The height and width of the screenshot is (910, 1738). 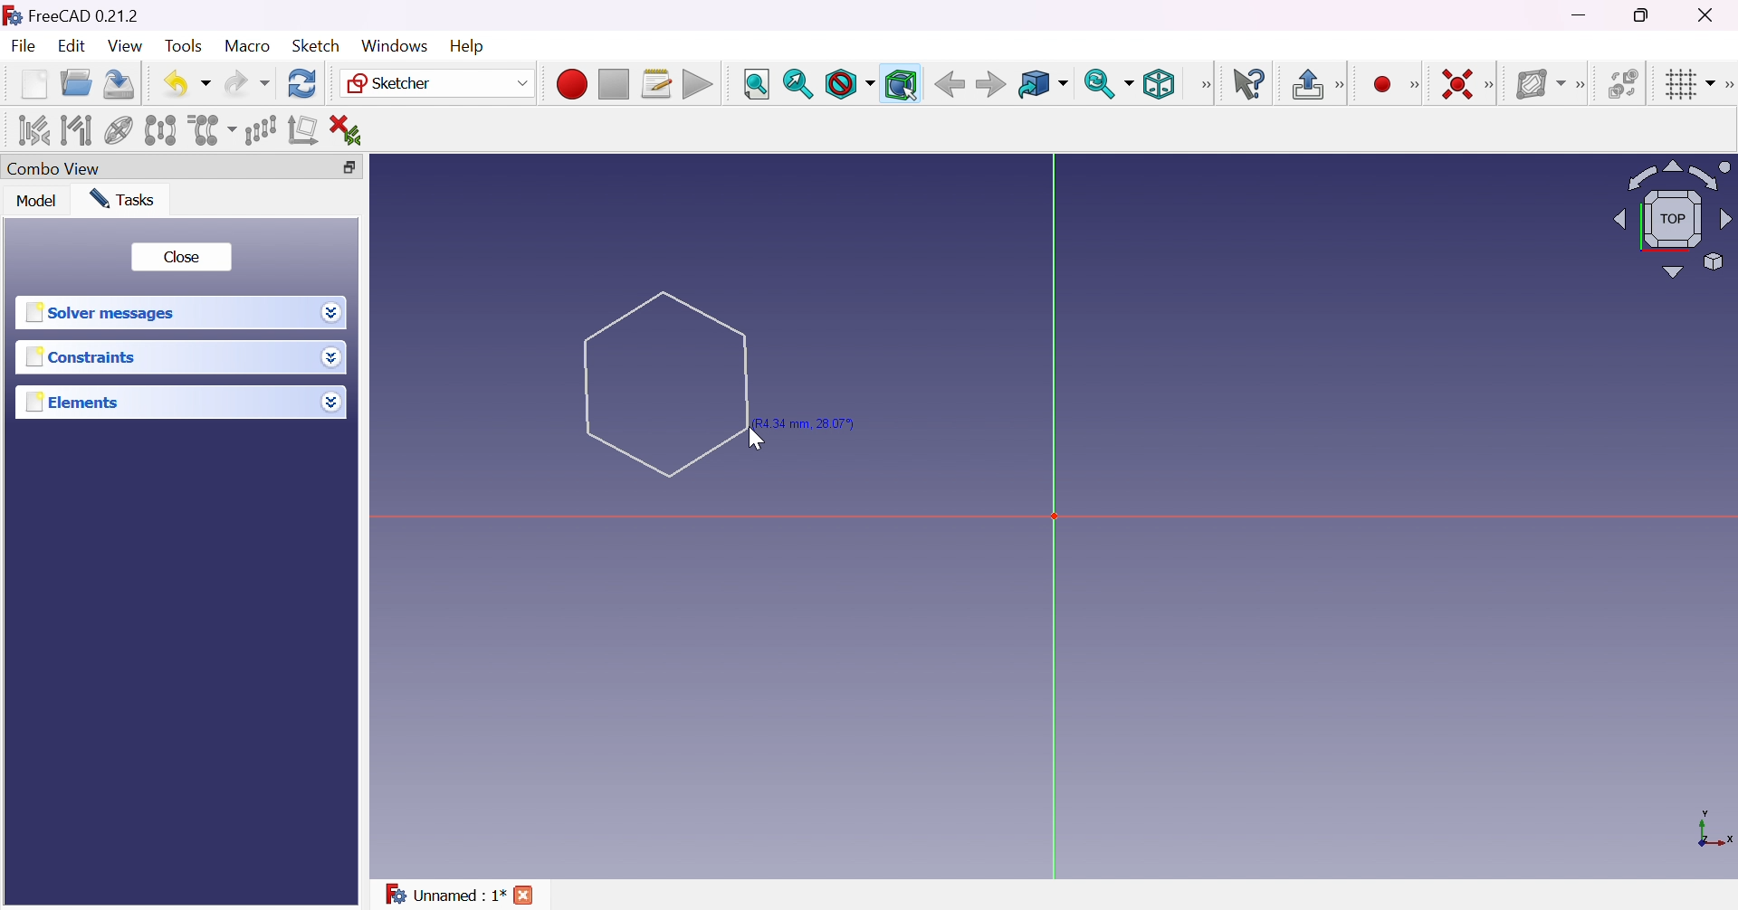 What do you see at coordinates (470, 47) in the screenshot?
I see `Help` at bounding box center [470, 47].